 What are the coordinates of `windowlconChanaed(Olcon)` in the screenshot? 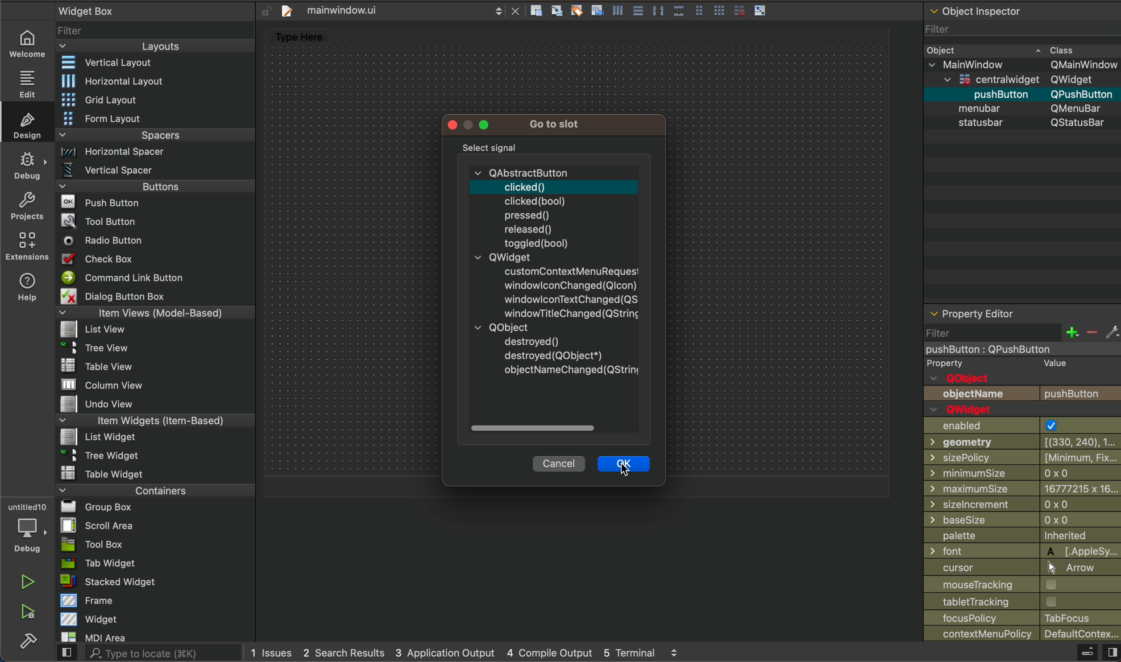 It's located at (570, 283).